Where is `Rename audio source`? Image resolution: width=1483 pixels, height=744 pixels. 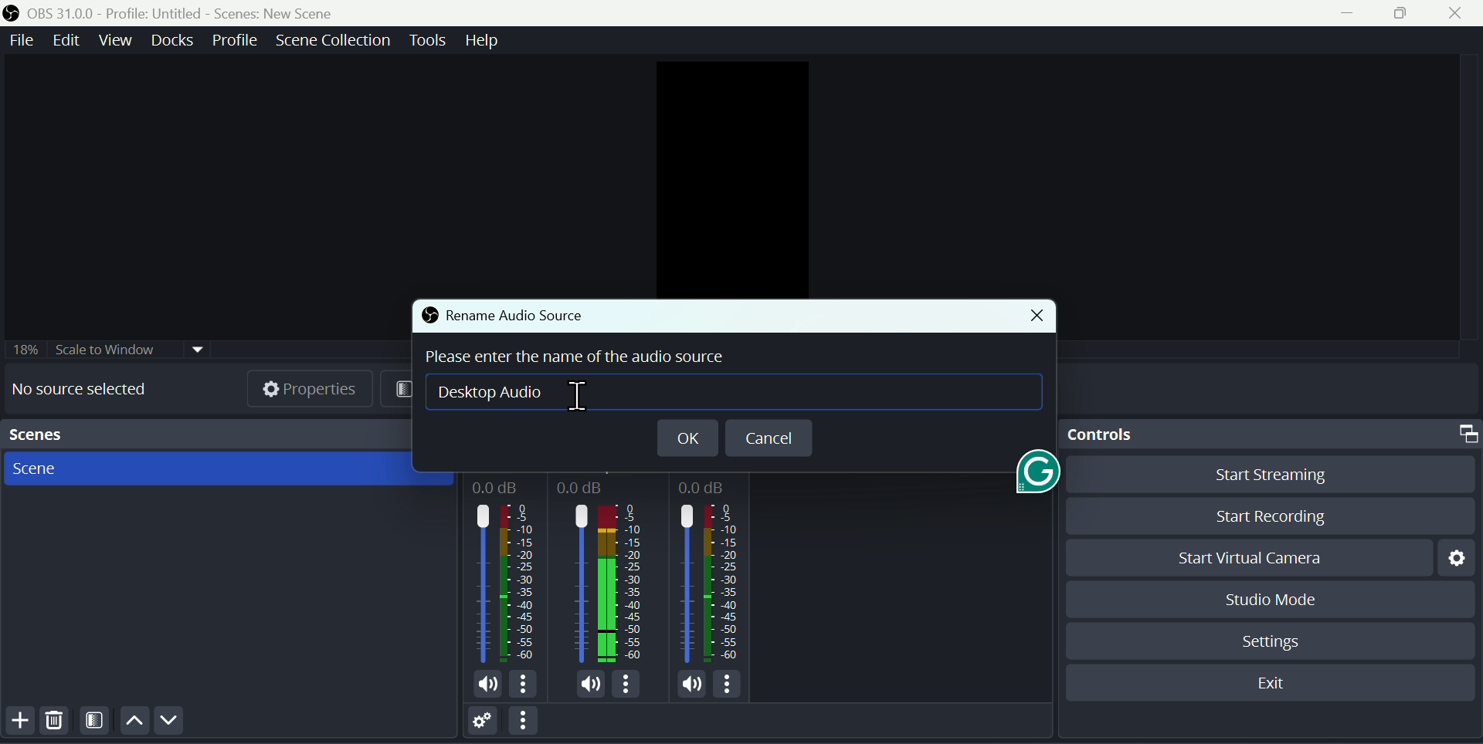 Rename audio source is located at coordinates (501, 315).